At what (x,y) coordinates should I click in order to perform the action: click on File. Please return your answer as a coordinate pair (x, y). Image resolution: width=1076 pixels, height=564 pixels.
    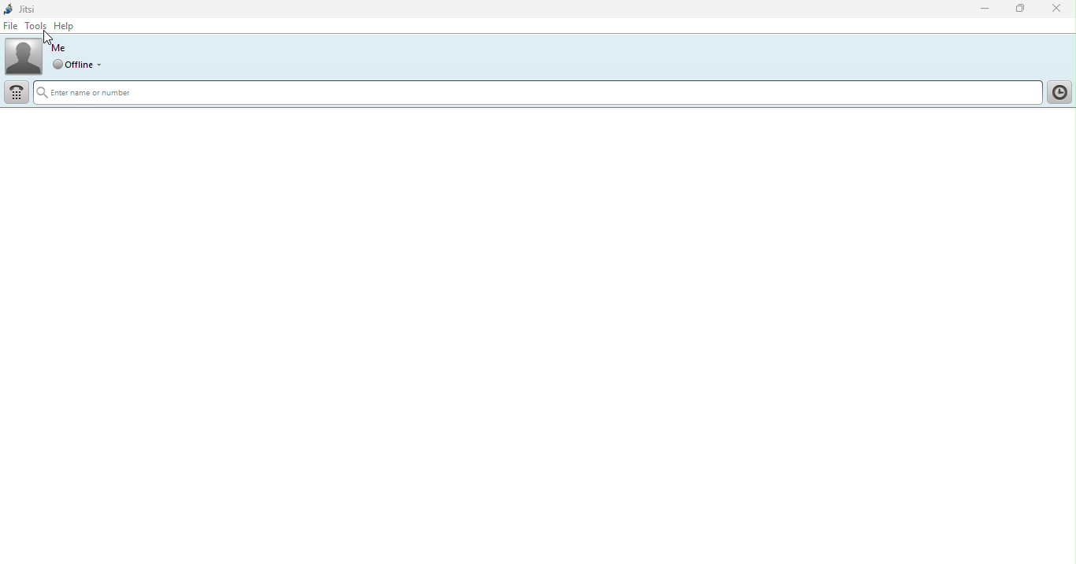
    Looking at the image, I should click on (11, 26).